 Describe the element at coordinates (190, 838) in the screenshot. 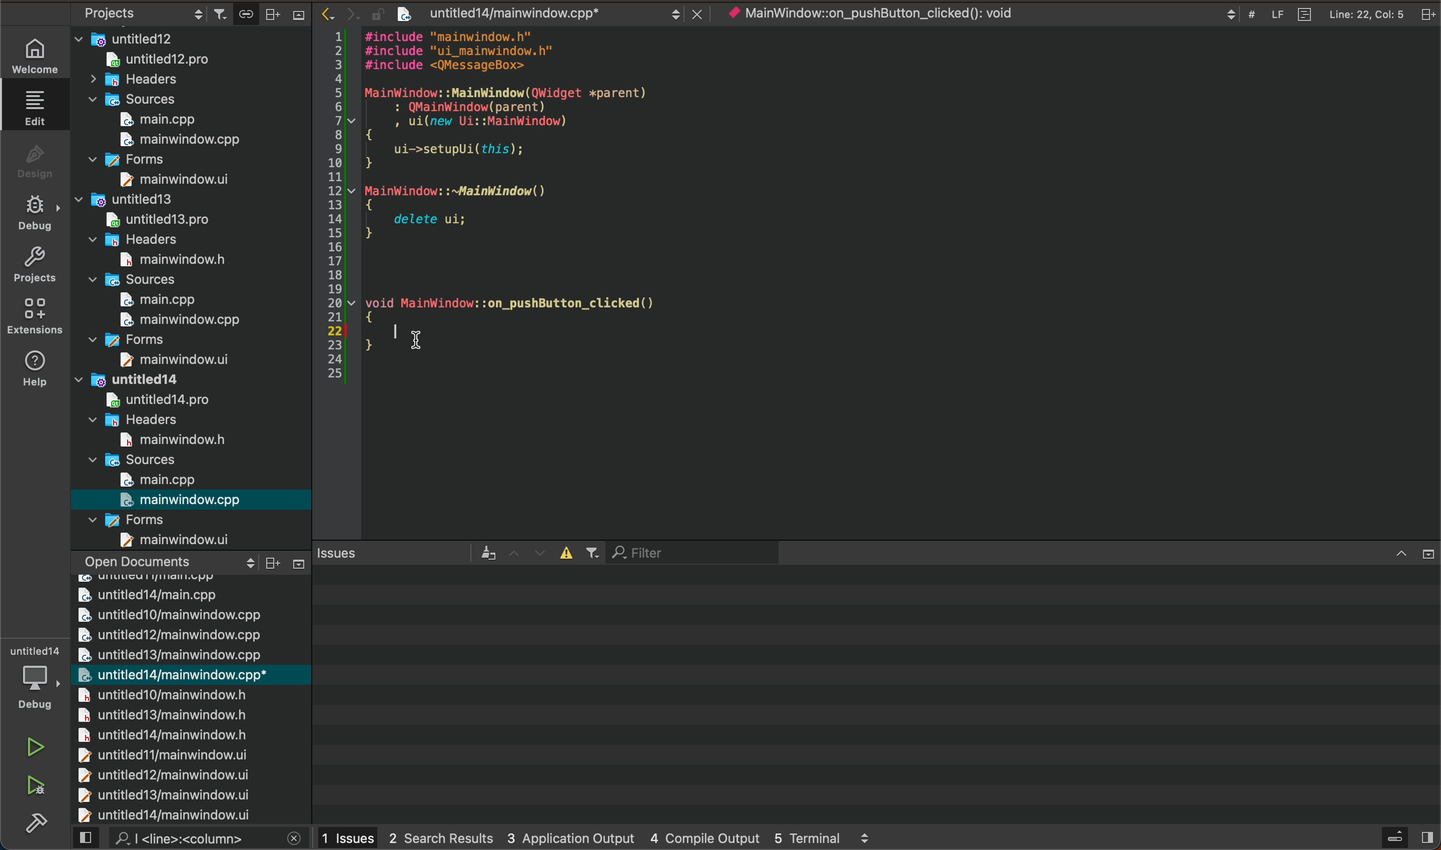

I see `search` at that location.